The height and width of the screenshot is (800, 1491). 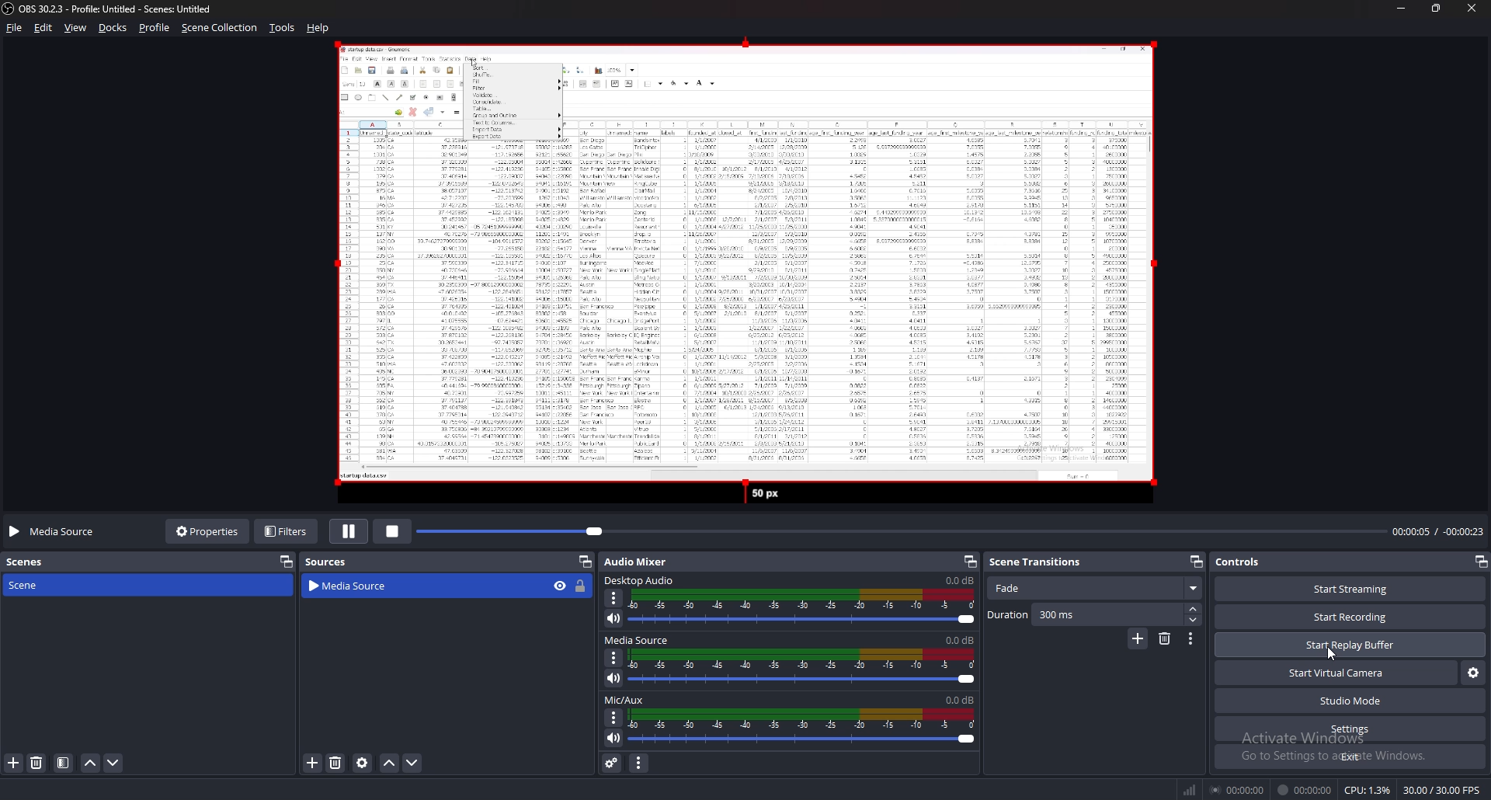 I want to click on mute, so click(x=614, y=678).